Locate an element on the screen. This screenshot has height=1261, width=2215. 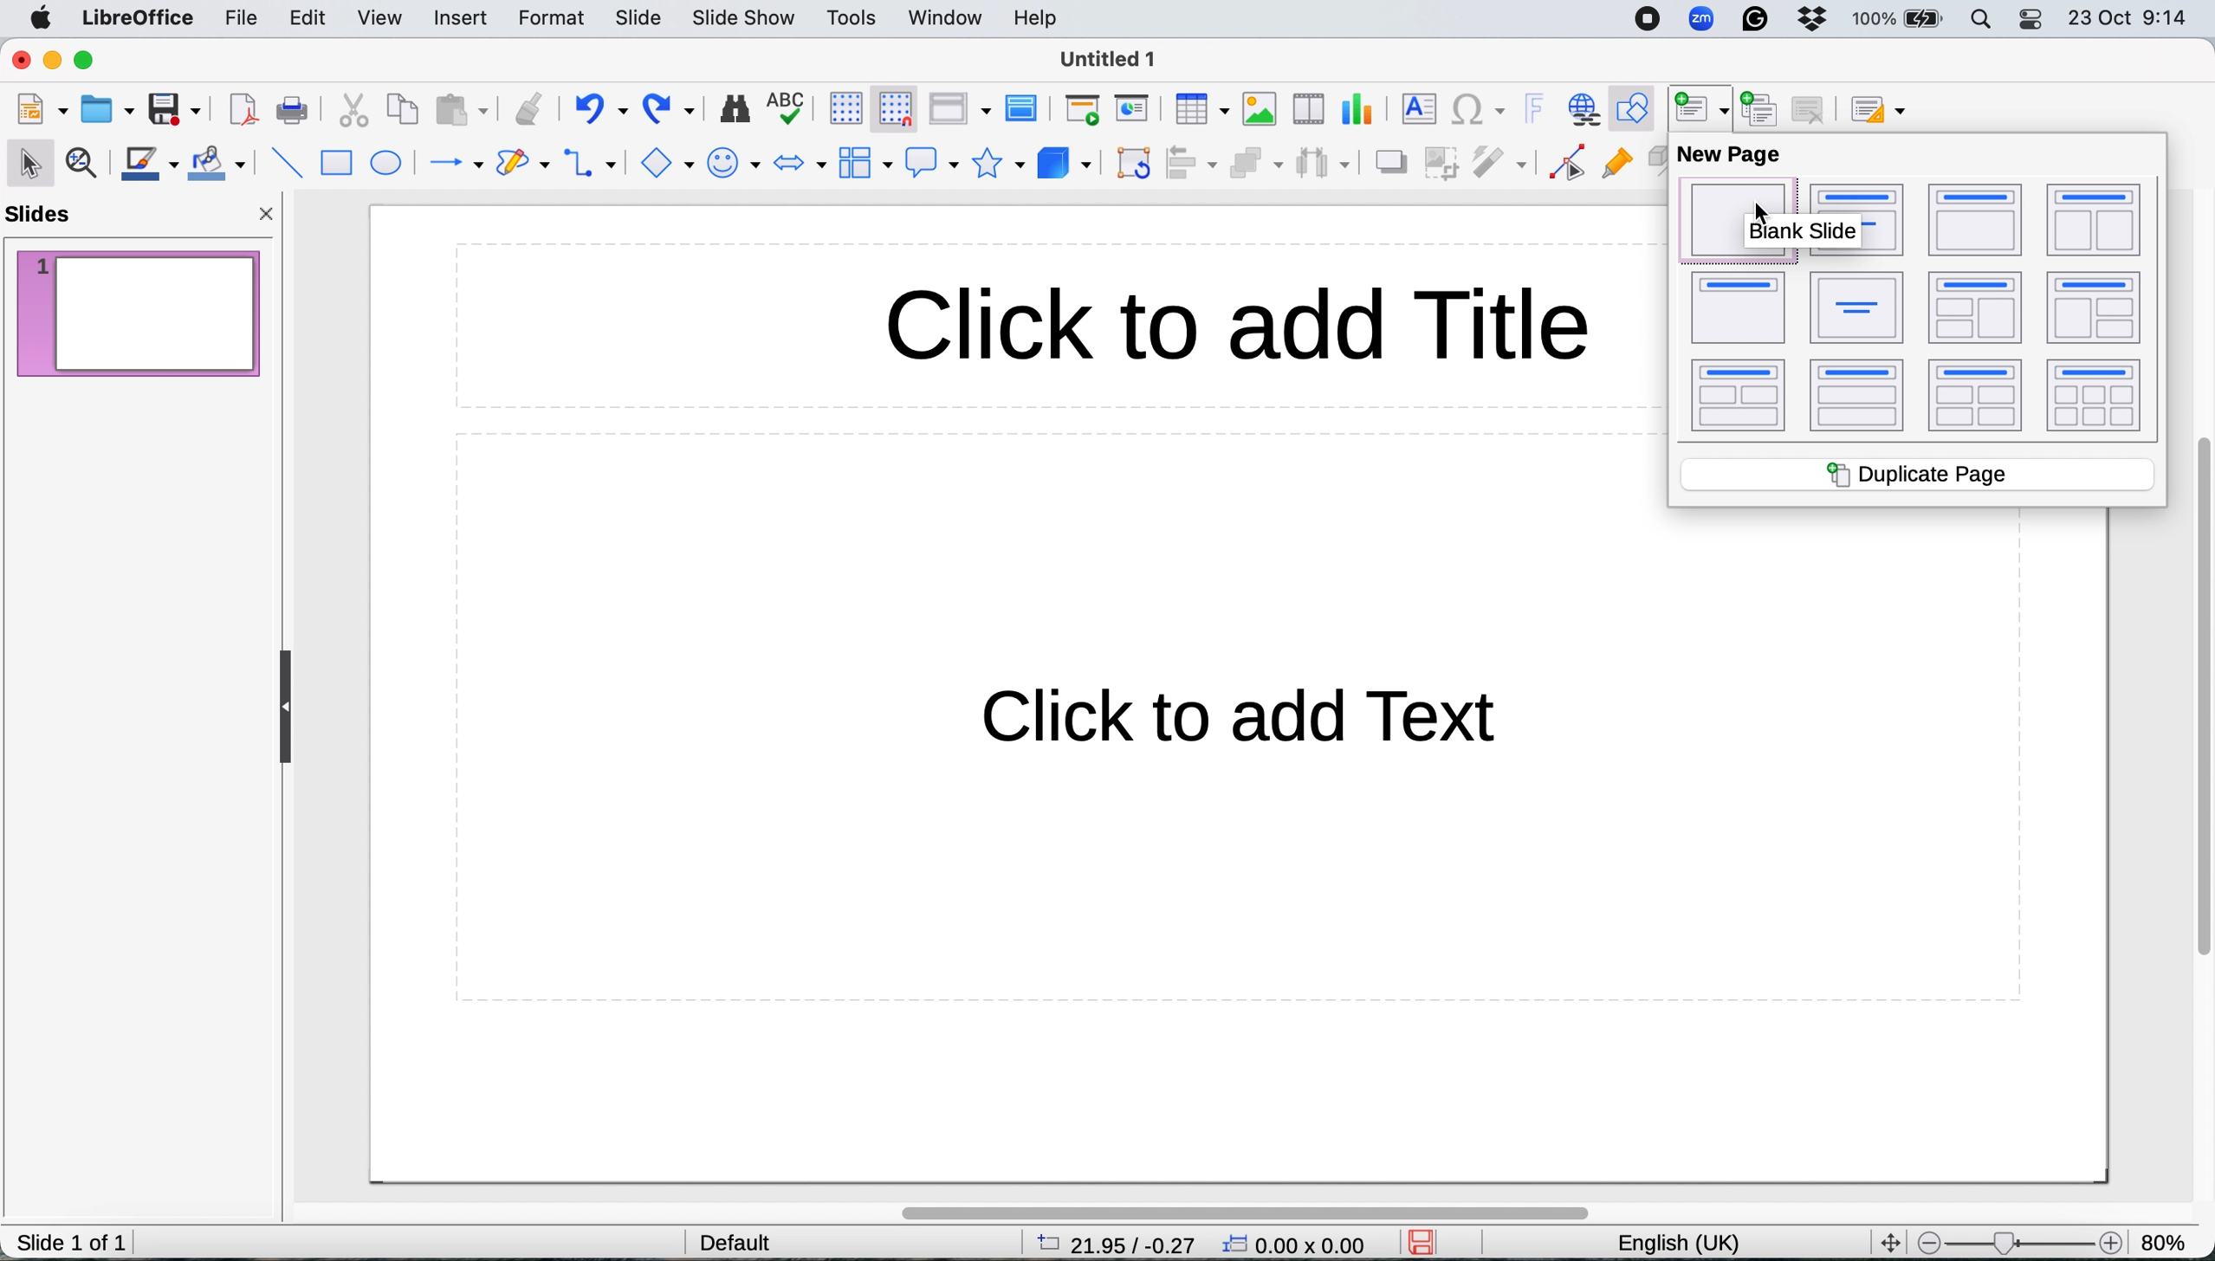
display views is located at coordinates (962, 109).